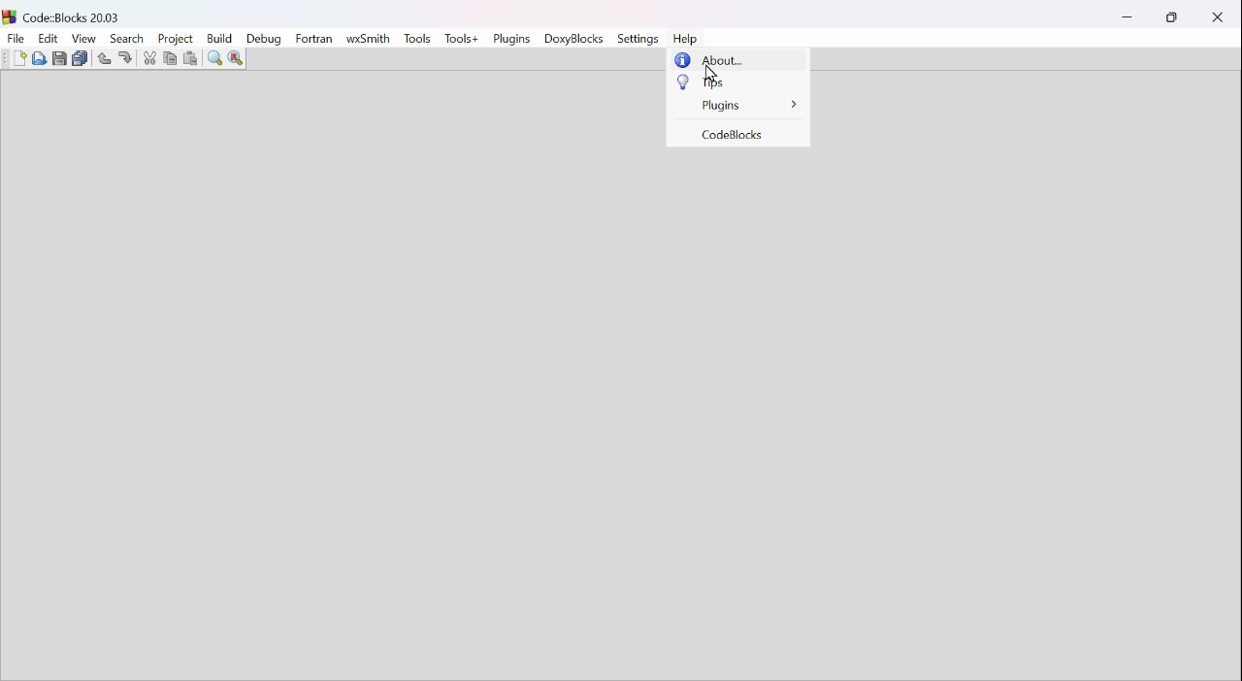 This screenshot has height=681, width=1242. Describe the element at coordinates (460, 39) in the screenshot. I see `Tools+` at that location.